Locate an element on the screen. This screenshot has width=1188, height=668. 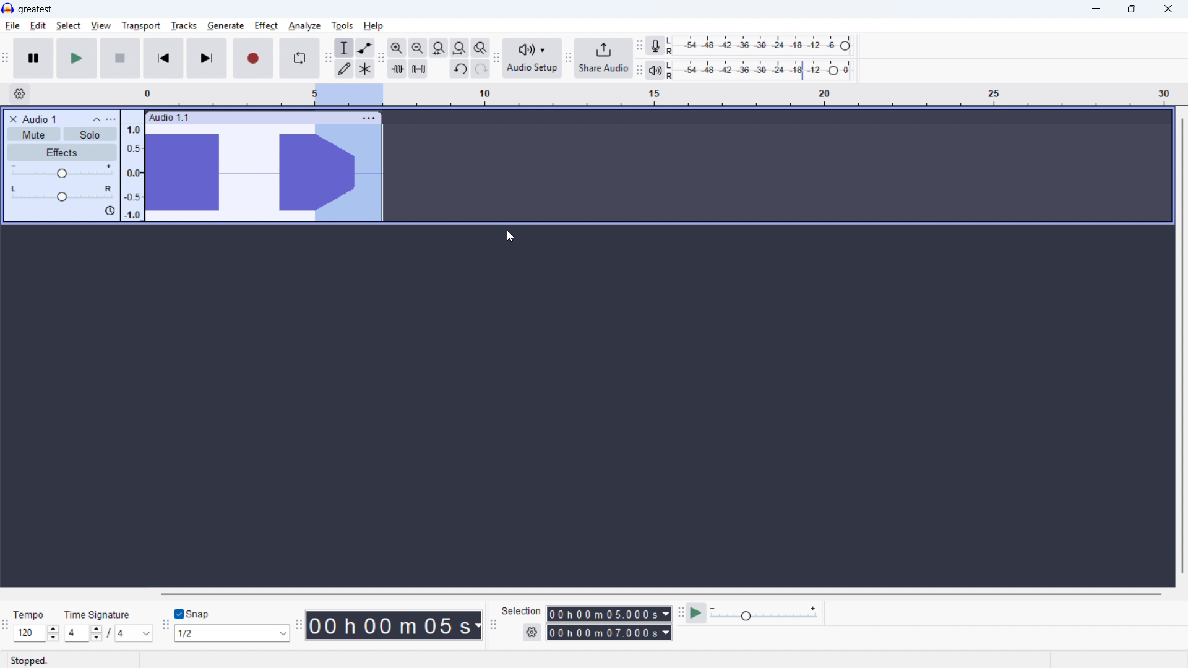
Track wave form  is located at coordinates (227, 173).